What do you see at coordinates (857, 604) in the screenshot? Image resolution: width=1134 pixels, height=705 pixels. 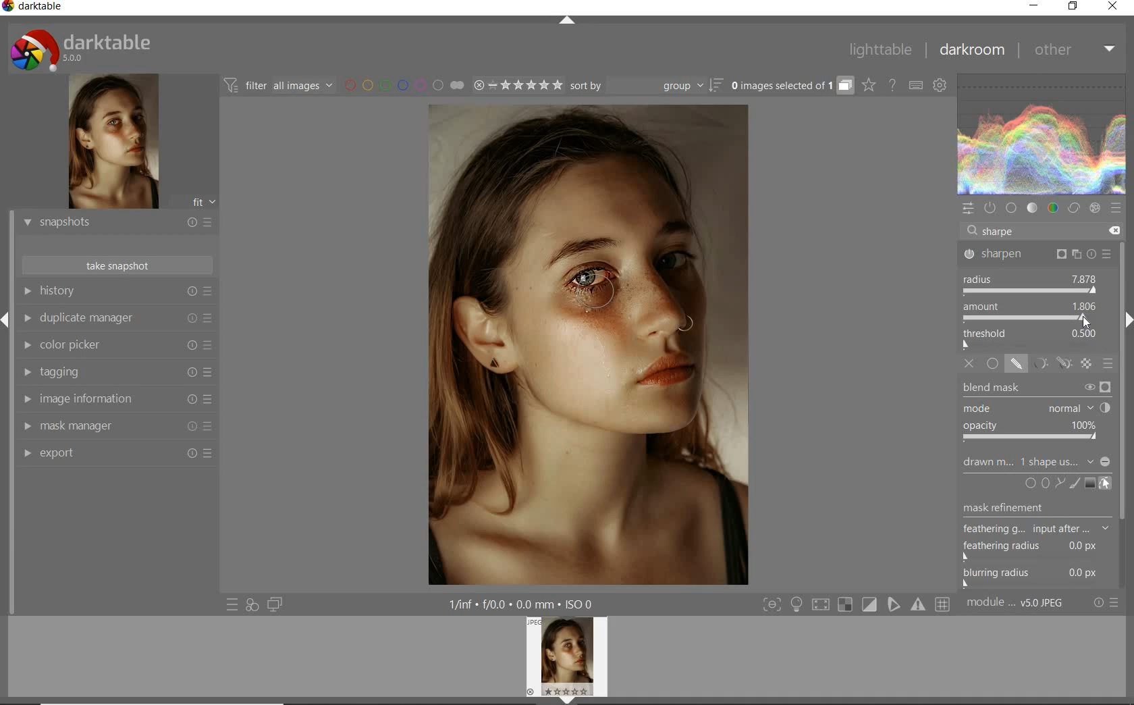 I see `toggle modes` at bounding box center [857, 604].